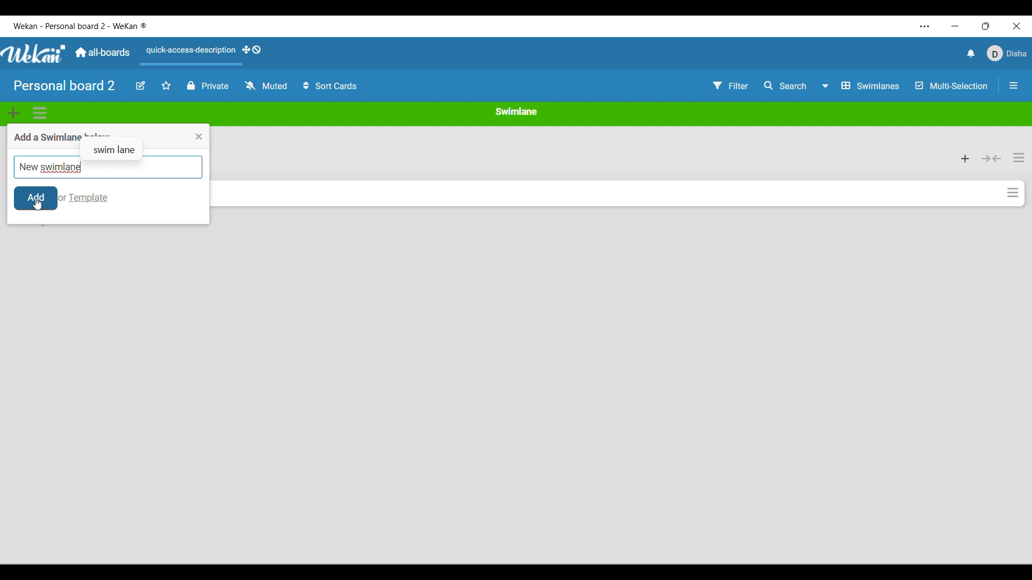 The image size is (1032, 580). I want to click on Sort card options, so click(330, 85).